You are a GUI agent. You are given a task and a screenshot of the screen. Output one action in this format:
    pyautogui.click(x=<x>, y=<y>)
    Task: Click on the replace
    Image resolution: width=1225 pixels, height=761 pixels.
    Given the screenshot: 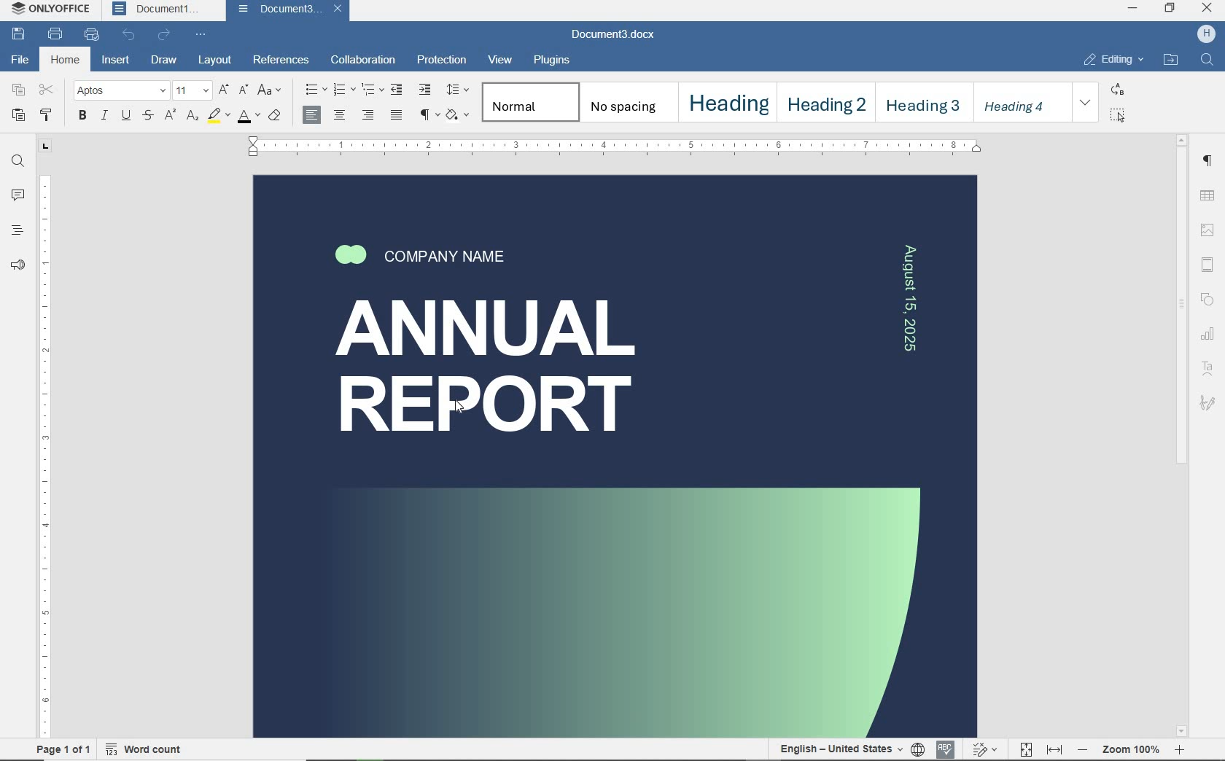 What is the action you would take?
    pyautogui.click(x=1117, y=89)
    